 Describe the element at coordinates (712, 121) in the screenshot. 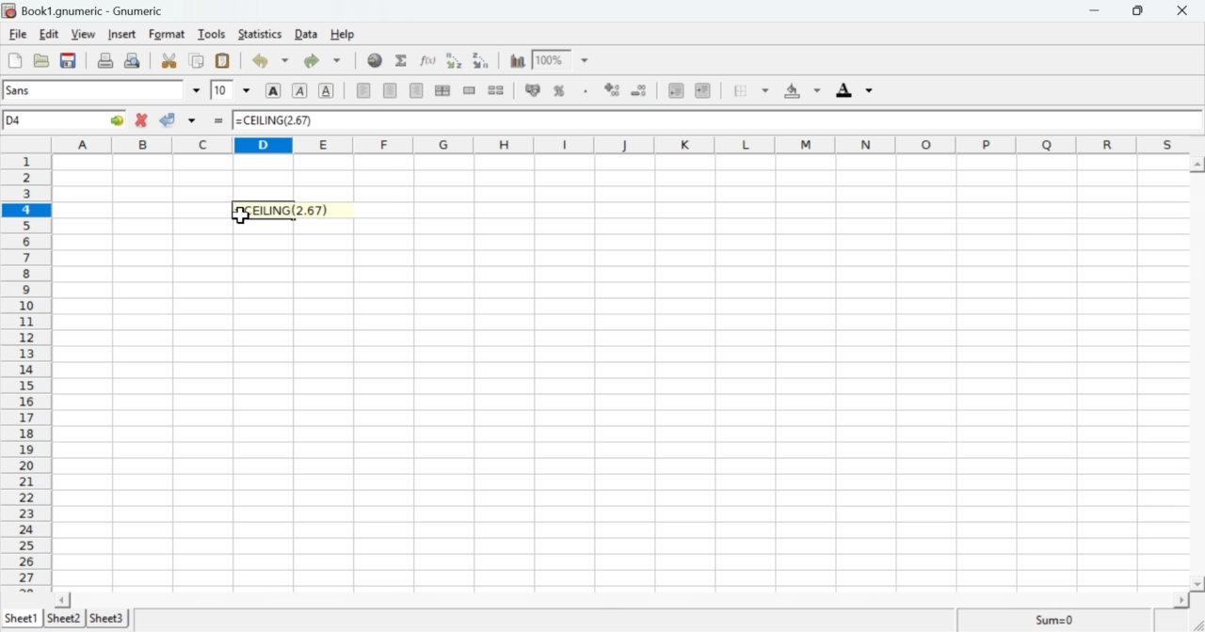

I see `Contents of  the active cell` at that location.